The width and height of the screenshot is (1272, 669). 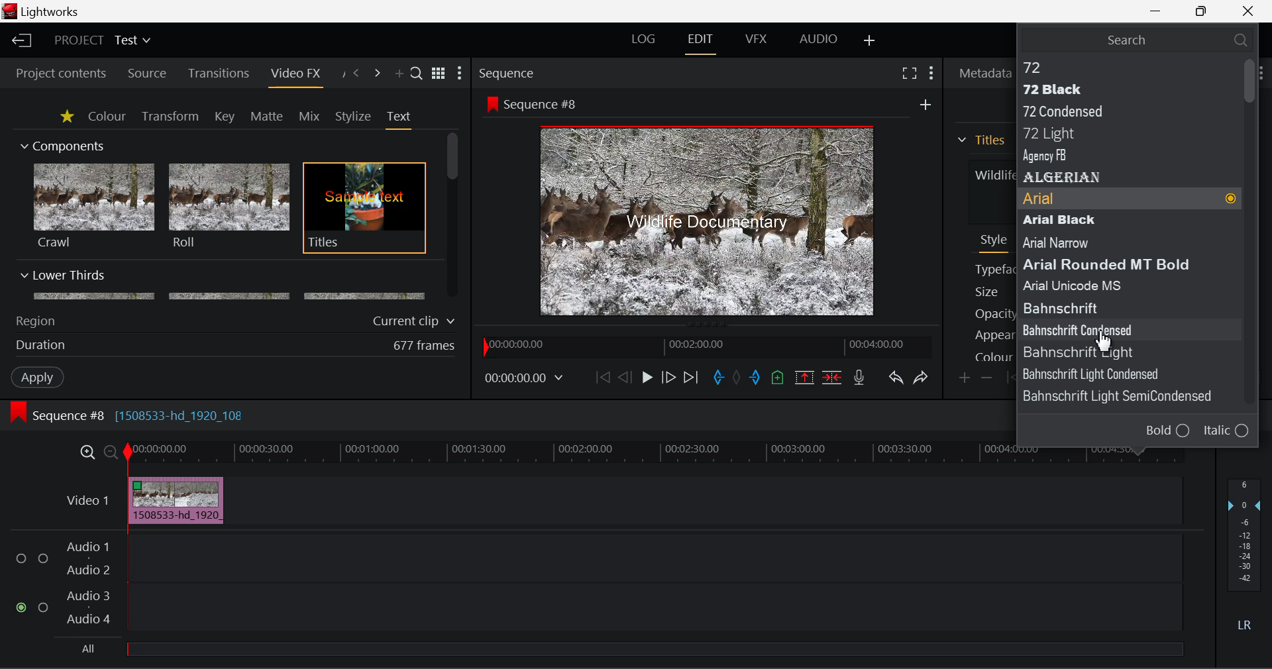 I want to click on Show Settings, so click(x=933, y=74).